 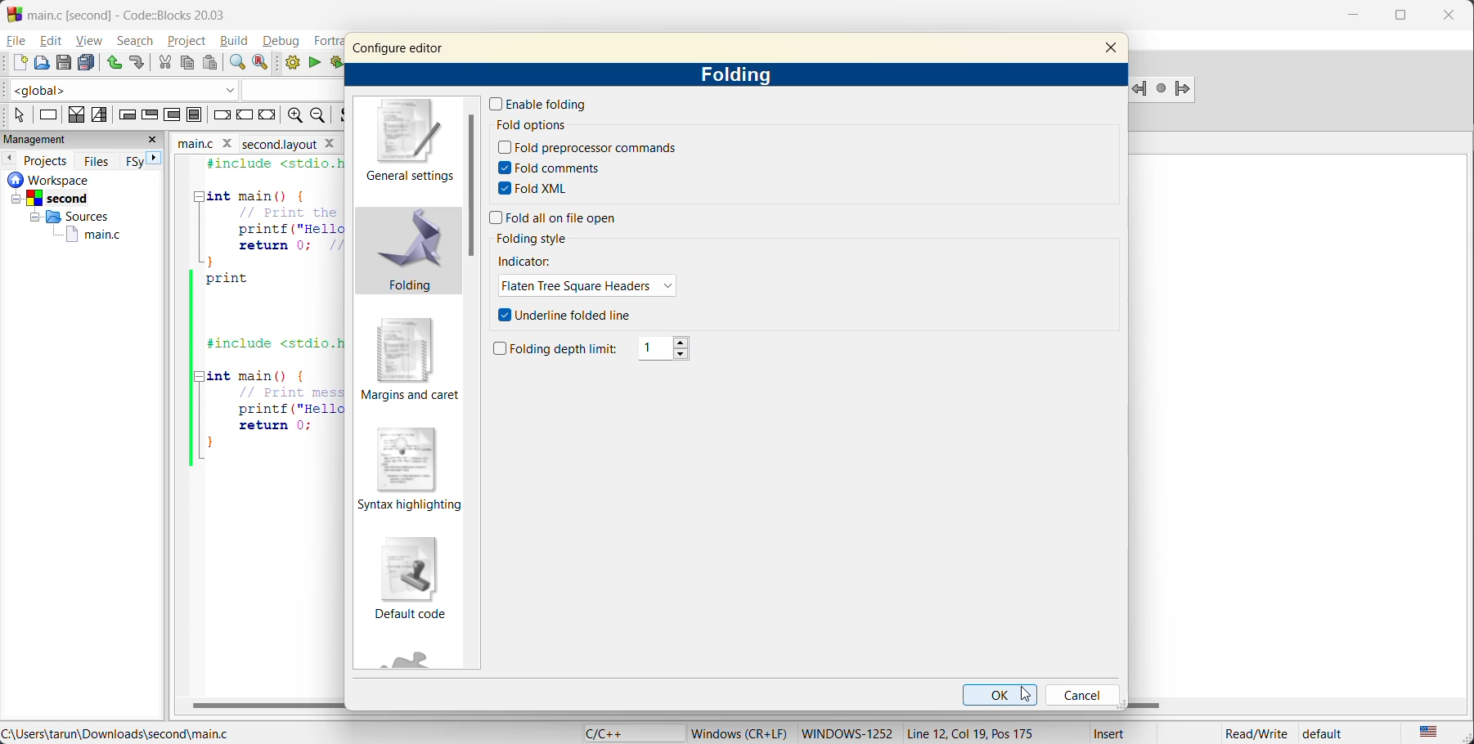 I want to click on edit, so click(x=50, y=42).